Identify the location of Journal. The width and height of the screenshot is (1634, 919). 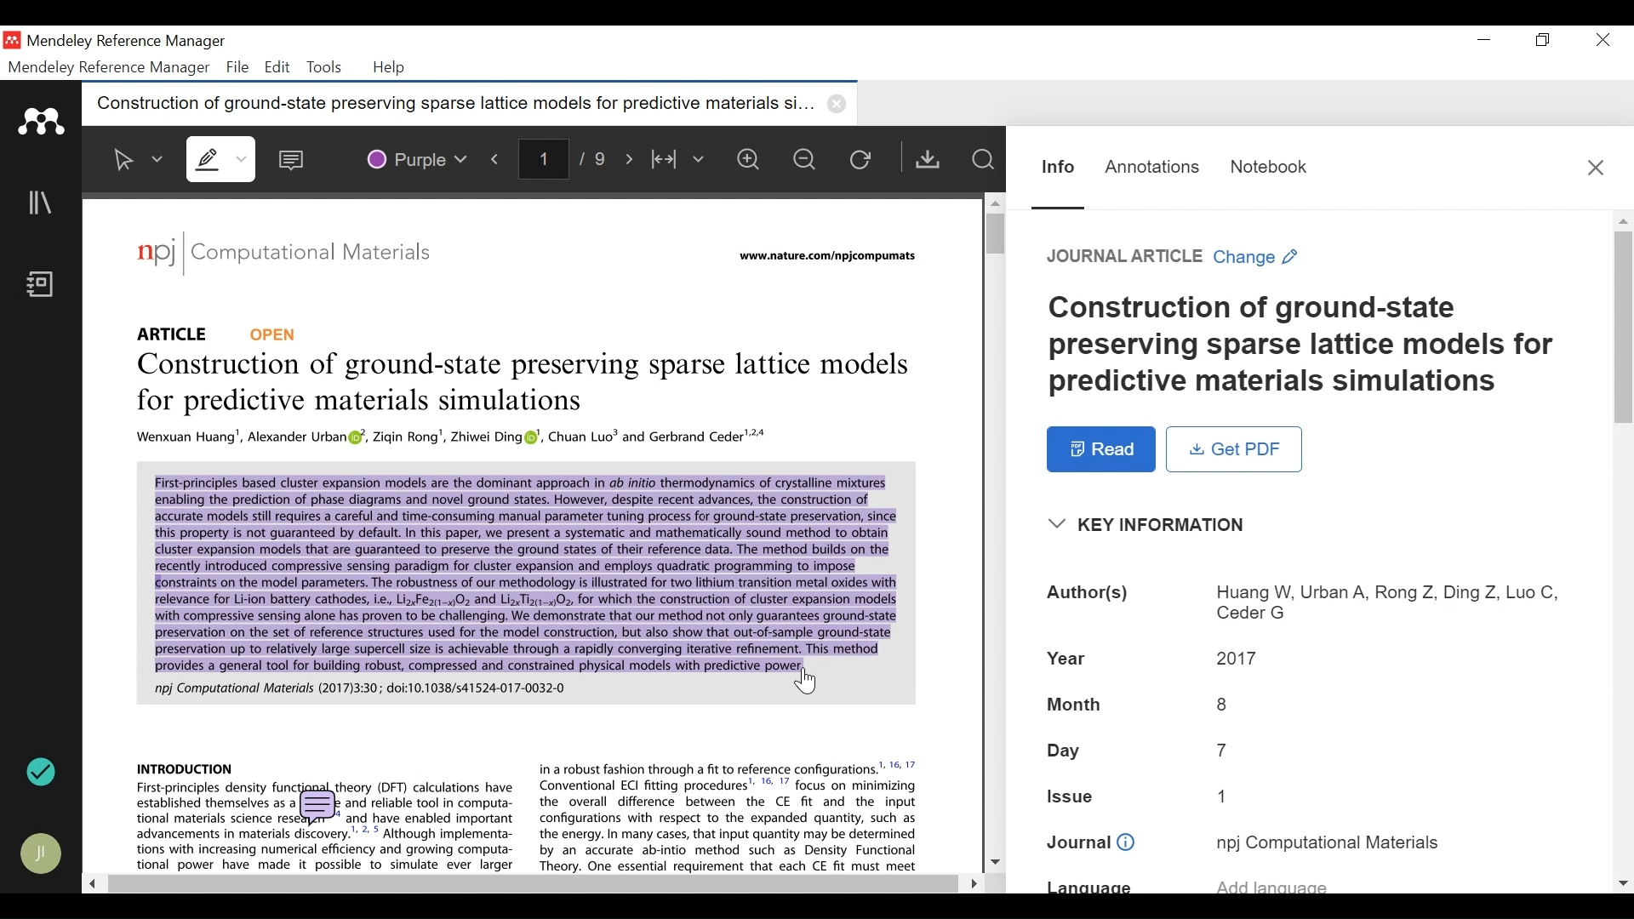
(324, 255).